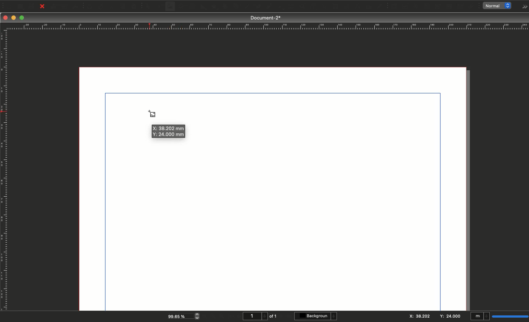 The height and width of the screenshot is (322, 529). Describe the element at coordinates (192, 7) in the screenshot. I see `Table` at that location.